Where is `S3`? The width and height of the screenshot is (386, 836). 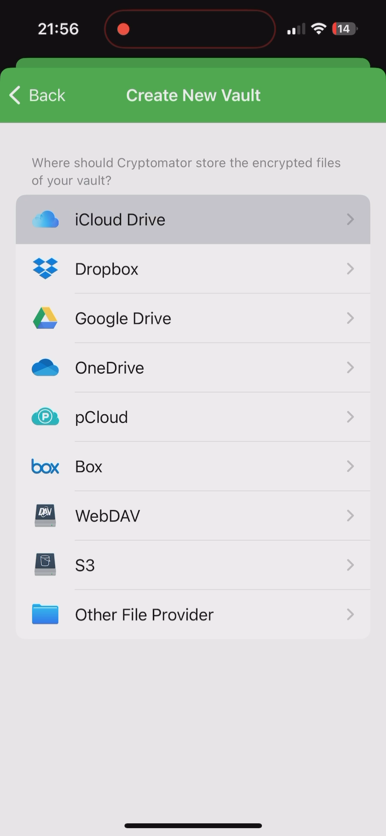 S3 is located at coordinates (193, 566).